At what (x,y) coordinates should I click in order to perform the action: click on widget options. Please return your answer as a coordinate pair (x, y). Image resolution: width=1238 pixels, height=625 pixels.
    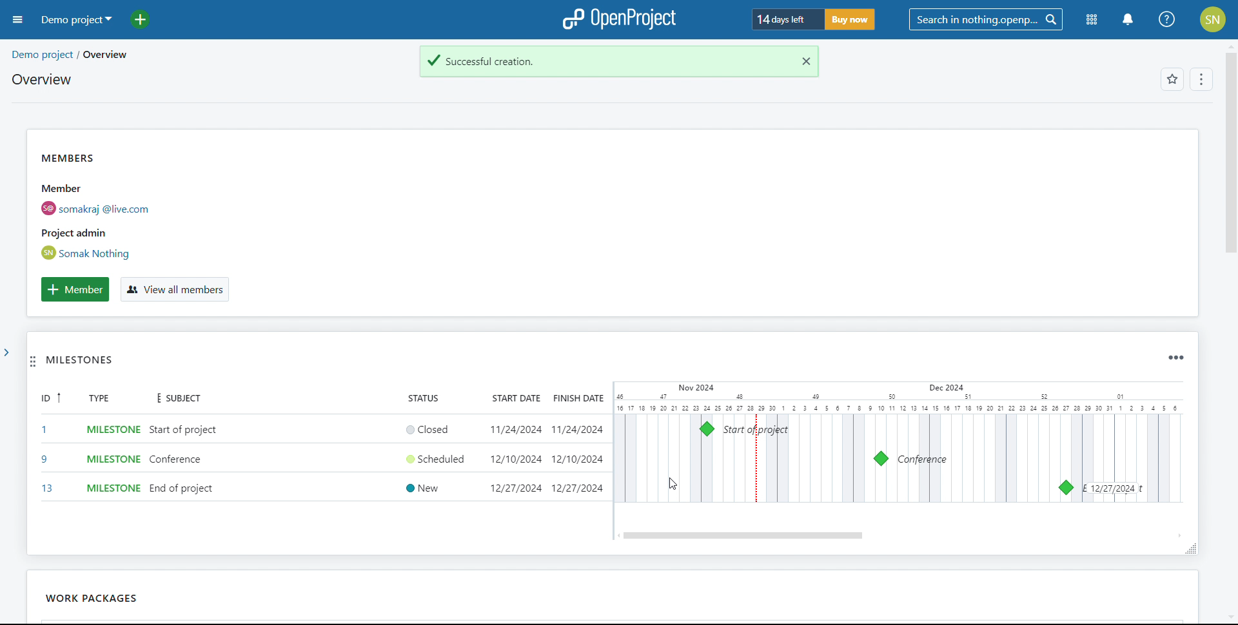
    Looking at the image, I should click on (1174, 358).